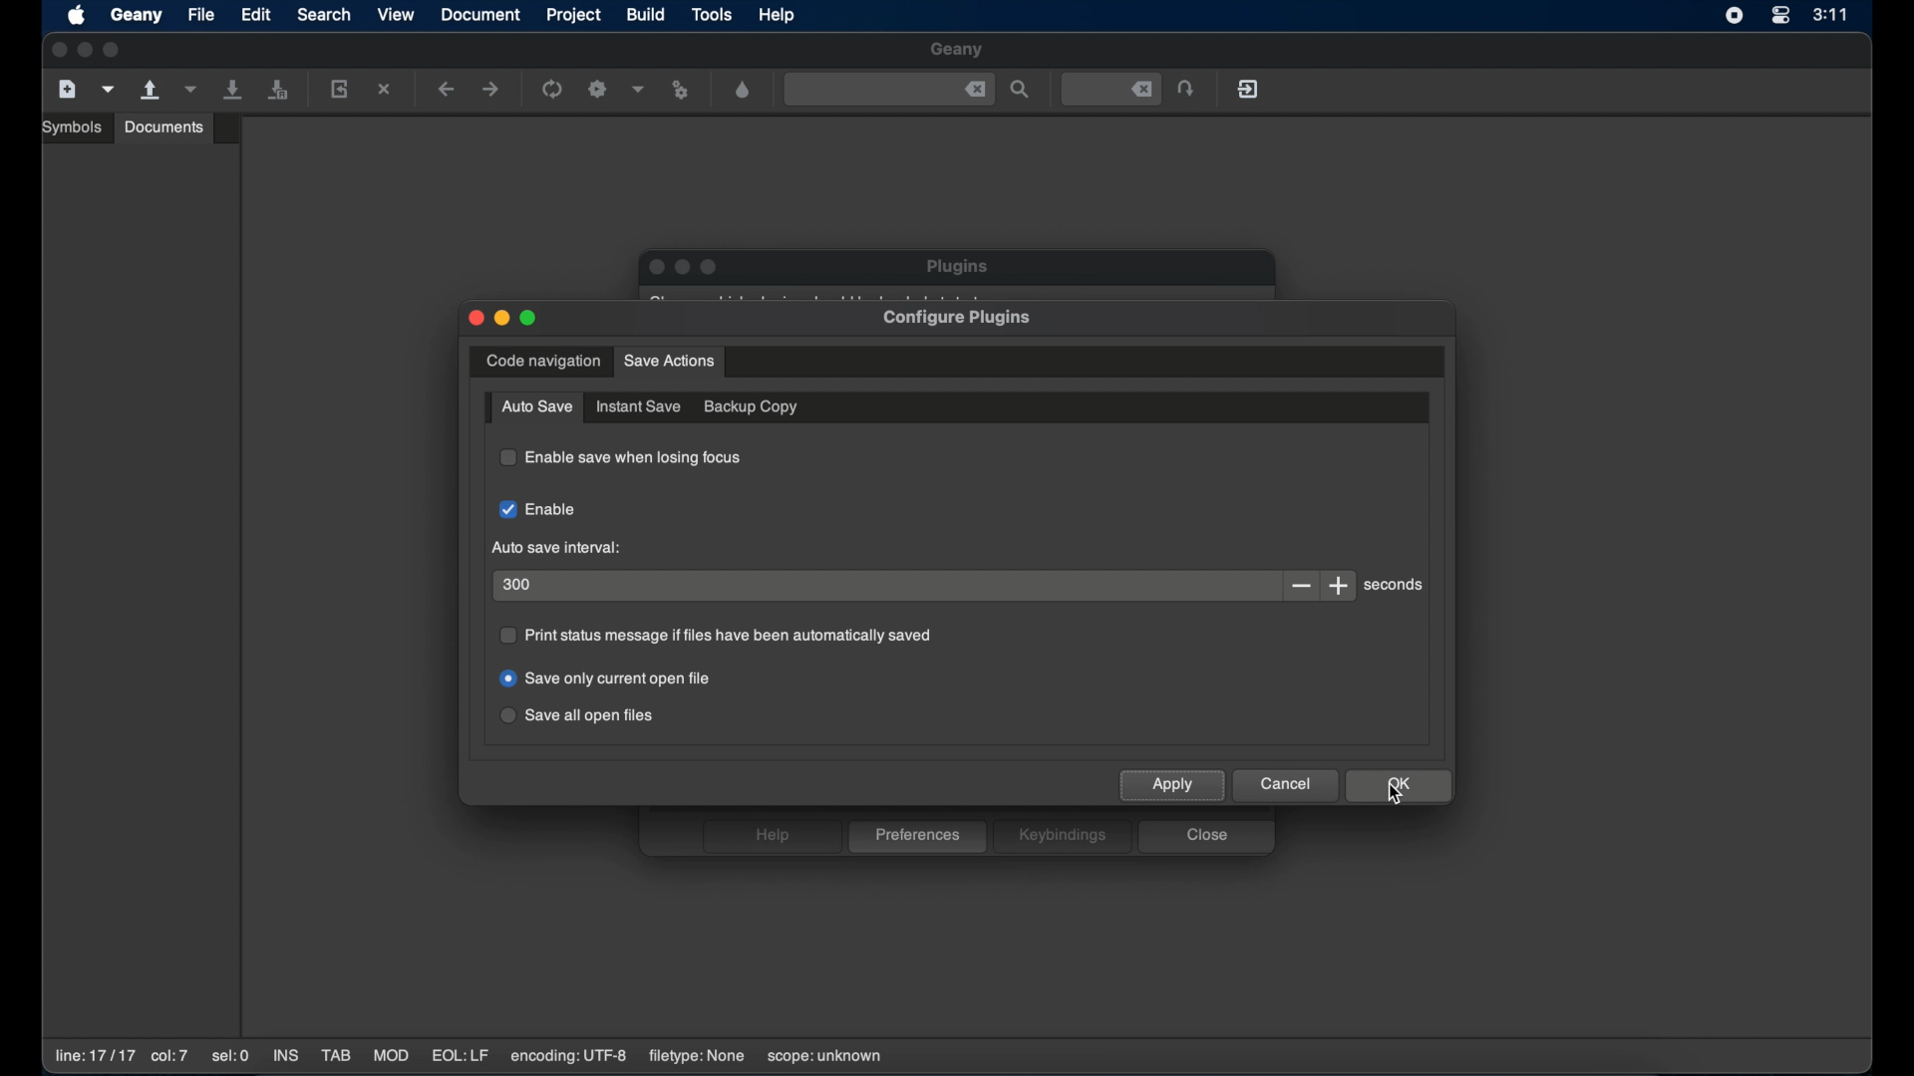  I want to click on filetype: none, so click(696, 1056).